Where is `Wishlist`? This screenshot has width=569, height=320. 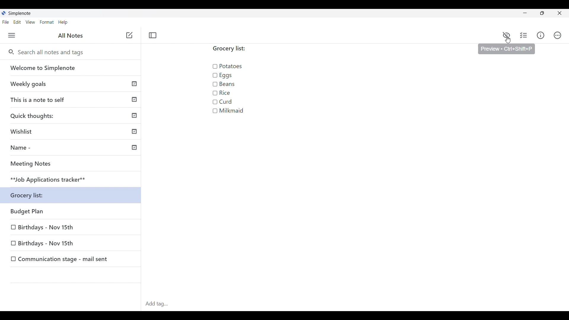 Wishlist is located at coordinates (73, 132).